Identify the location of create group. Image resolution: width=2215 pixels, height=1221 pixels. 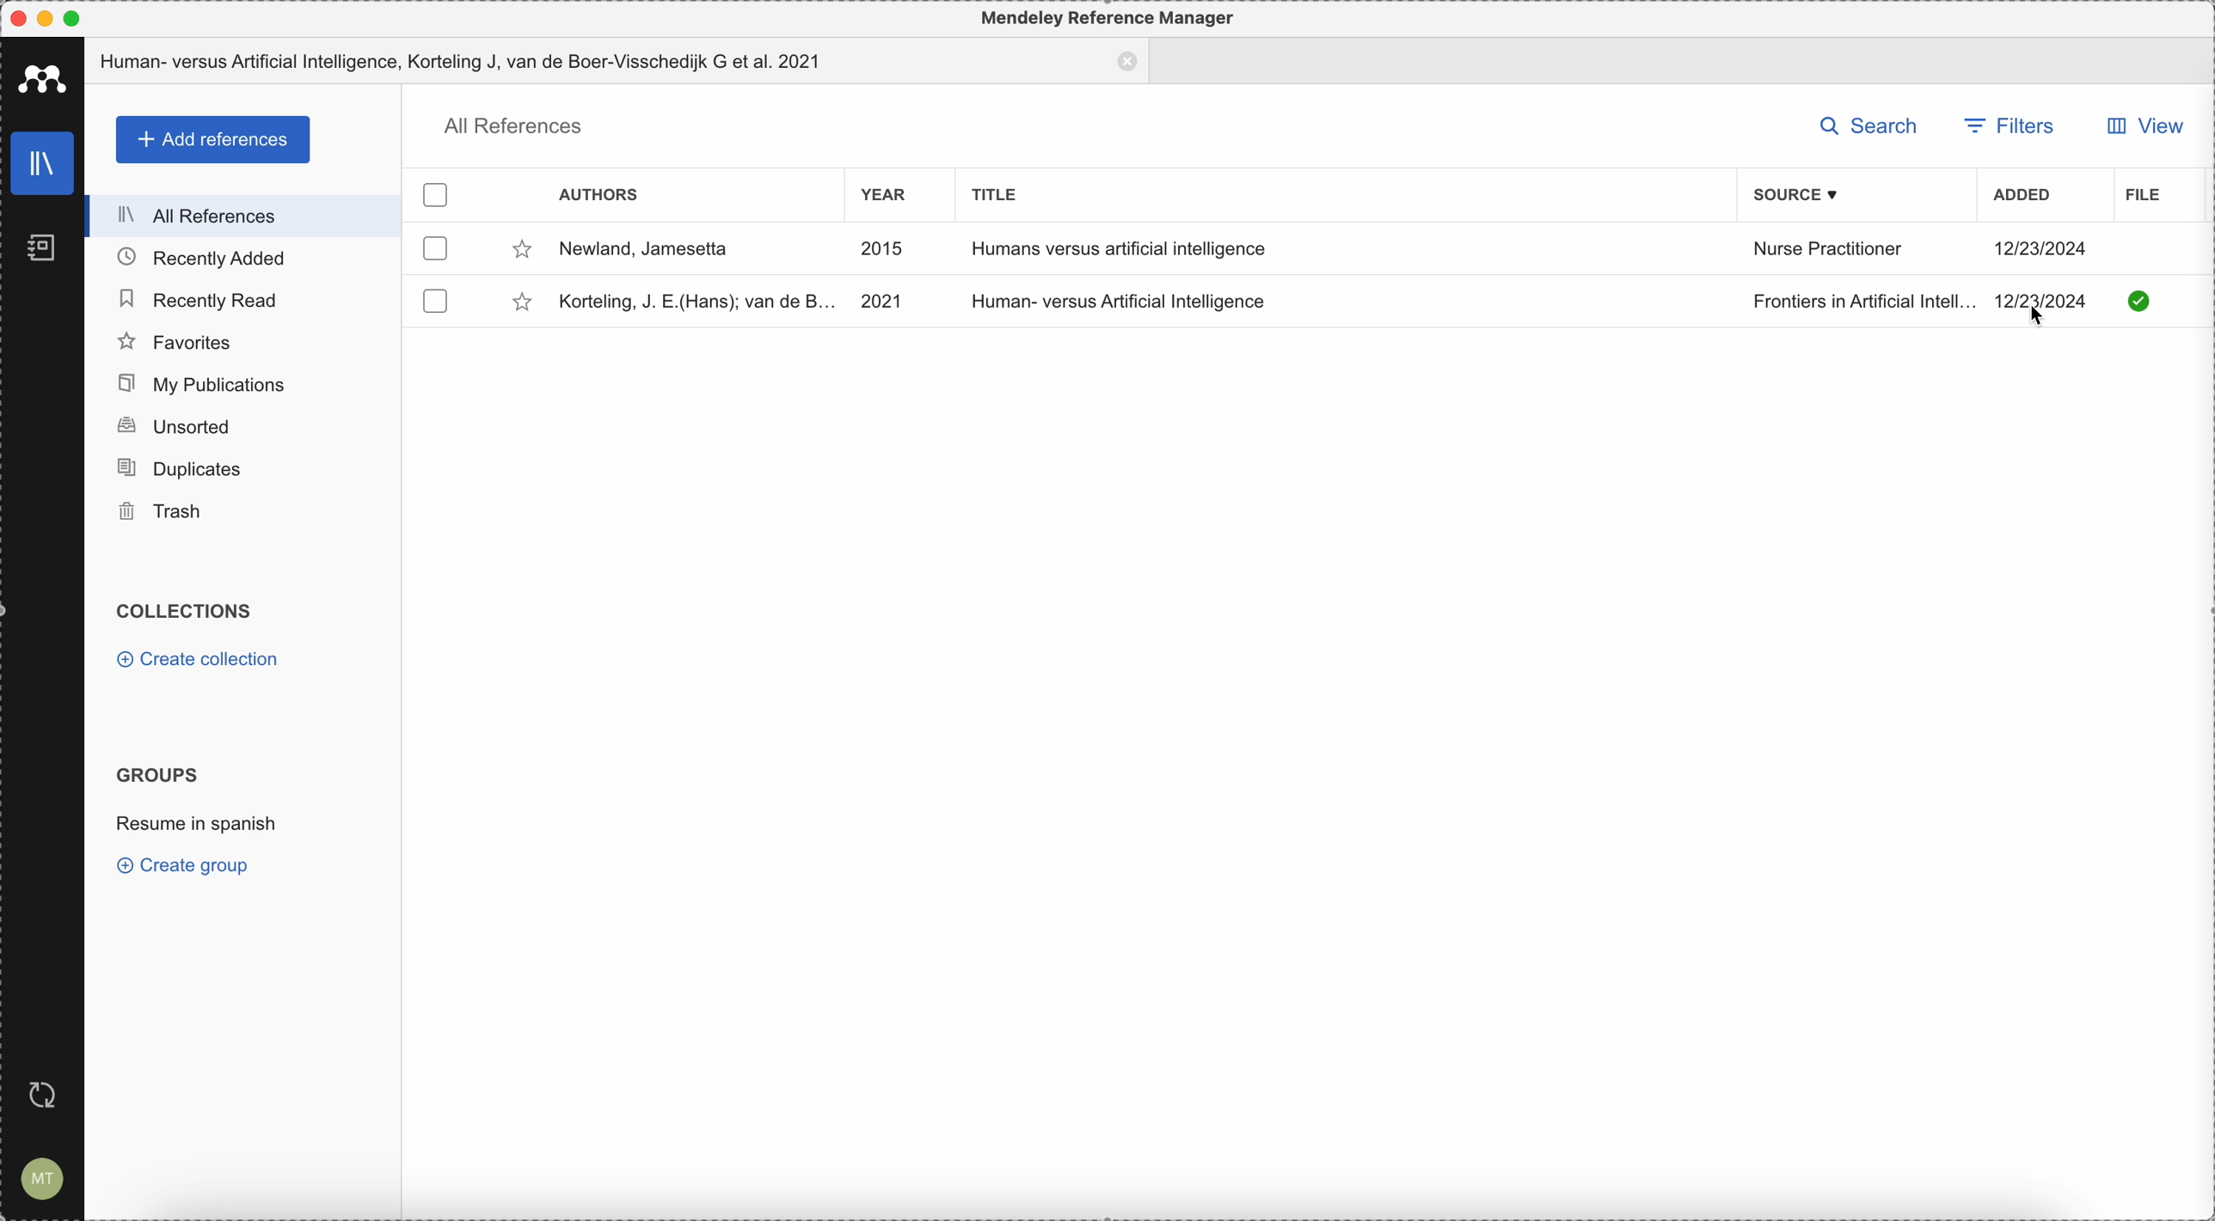
(187, 868).